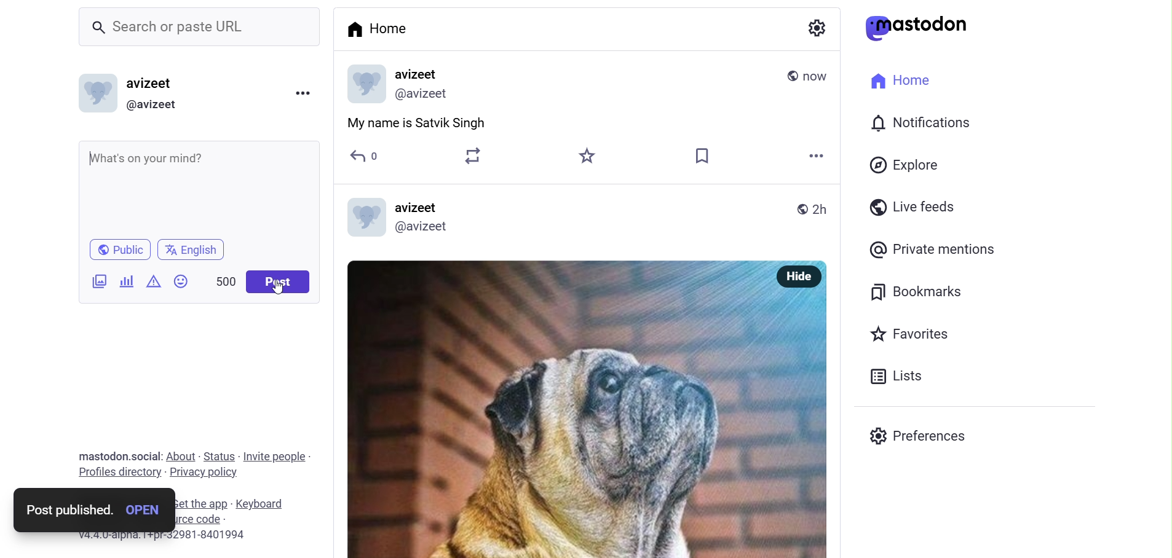 The height and width of the screenshot is (558, 1172). What do you see at coordinates (817, 156) in the screenshot?
I see `more` at bounding box center [817, 156].